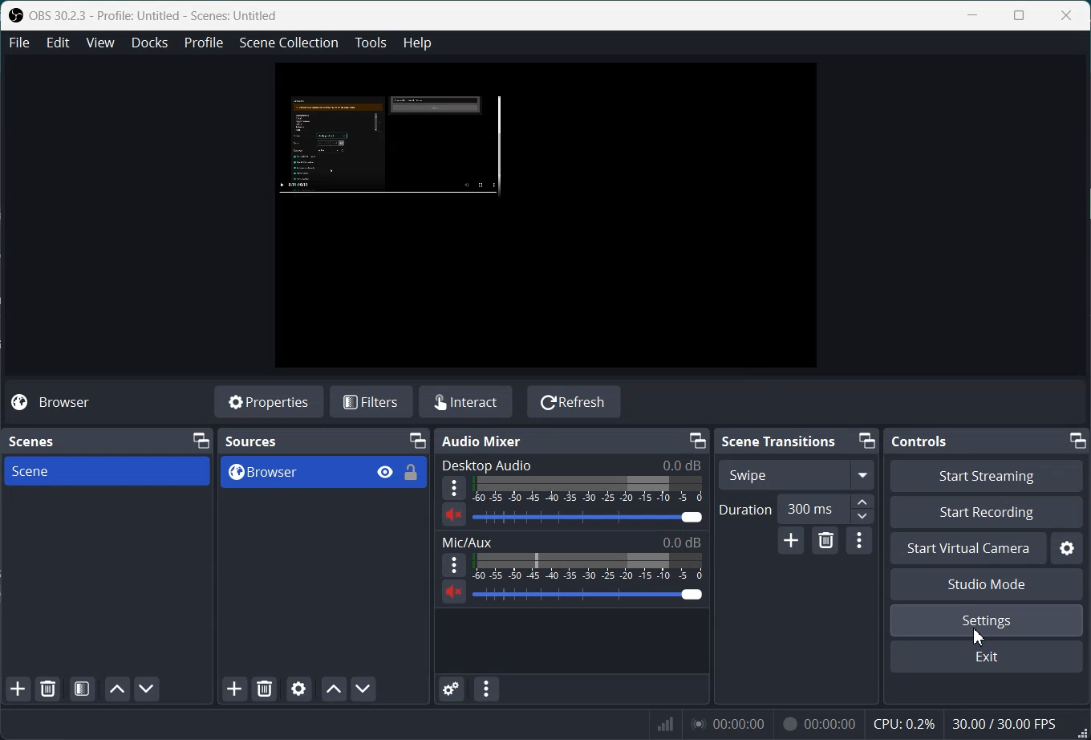 The height and width of the screenshot is (740, 1091). Describe the element at coordinates (662, 722) in the screenshot. I see `Signals` at that location.